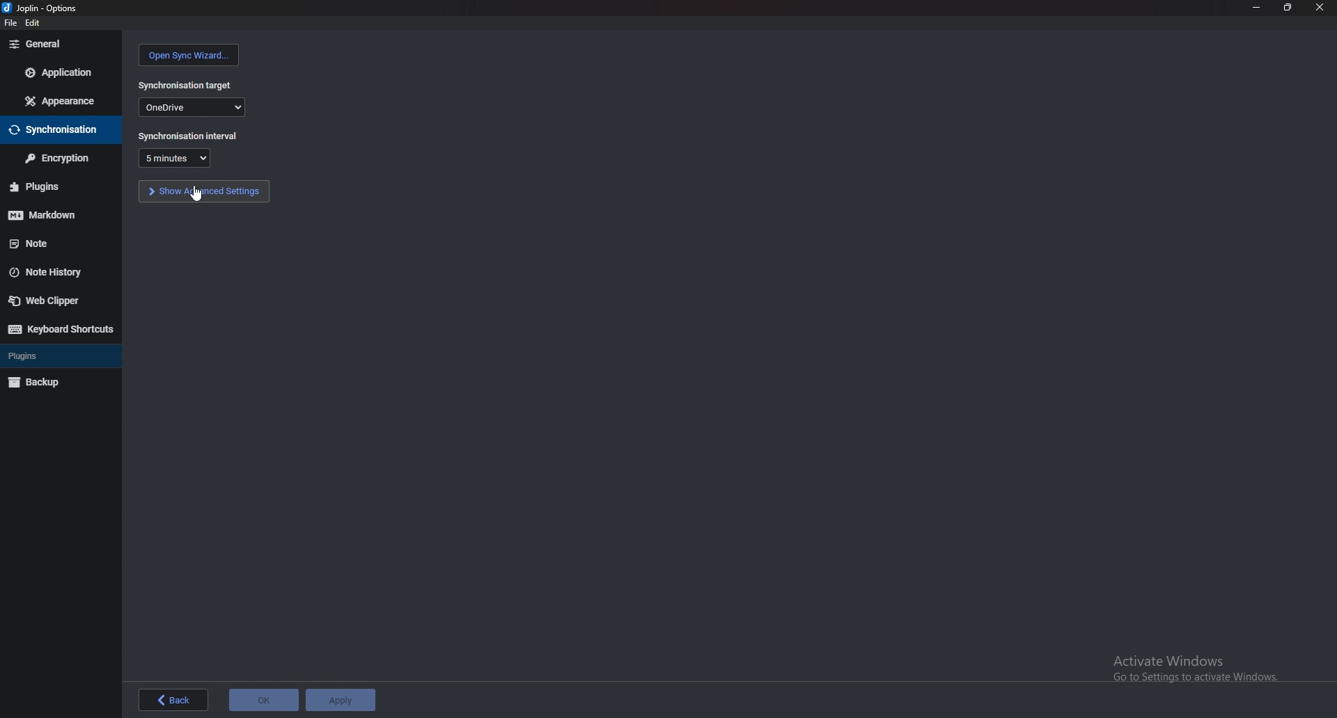  I want to click on cursor, so click(194, 192).